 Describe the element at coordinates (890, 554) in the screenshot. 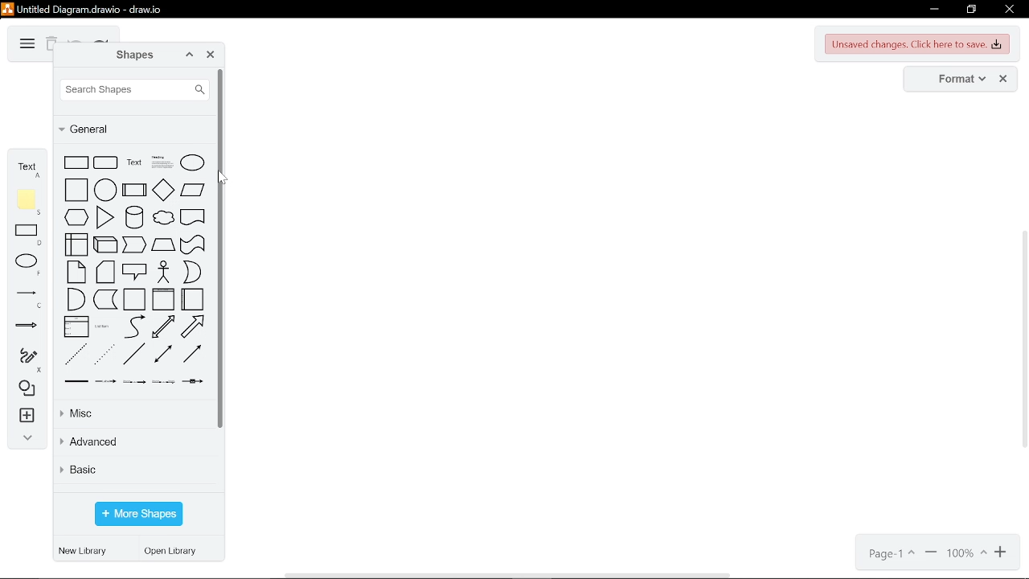

I see `page` at that location.